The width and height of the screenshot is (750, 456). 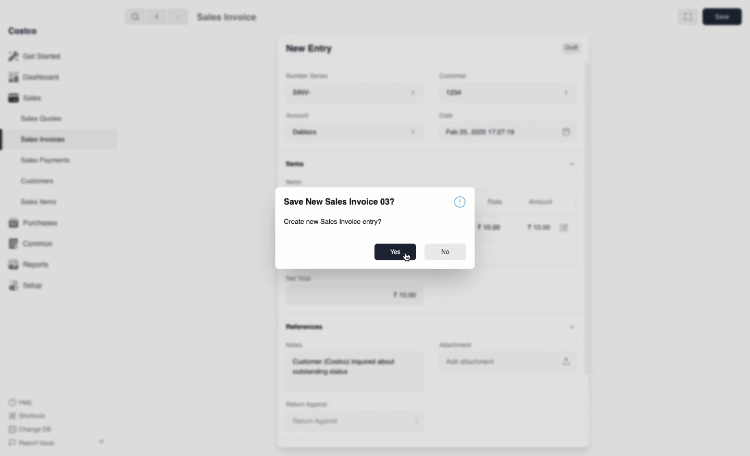 What do you see at coordinates (340, 201) in the screenshot?
I see `Save New Sales Invoice 03?` at bounding box center [340, 201].